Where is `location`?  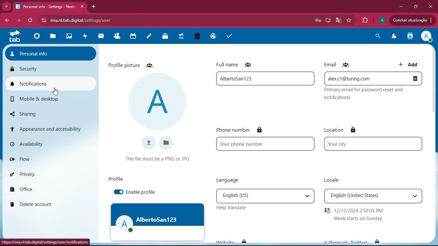
location is located at coordinates (340, 129).